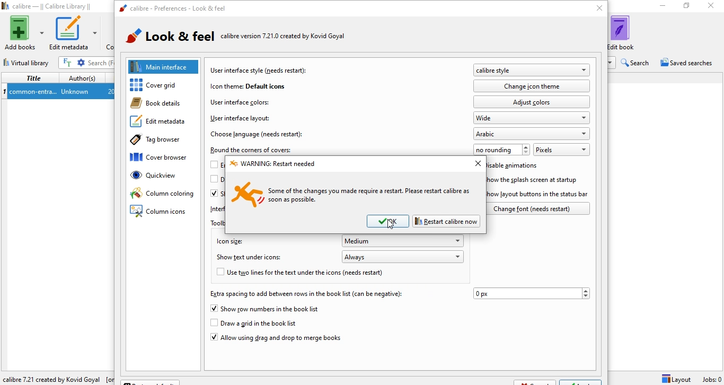 The height and width of the screenshot is (385, 724). I want to click on Configure calibre, so click(56, 377).